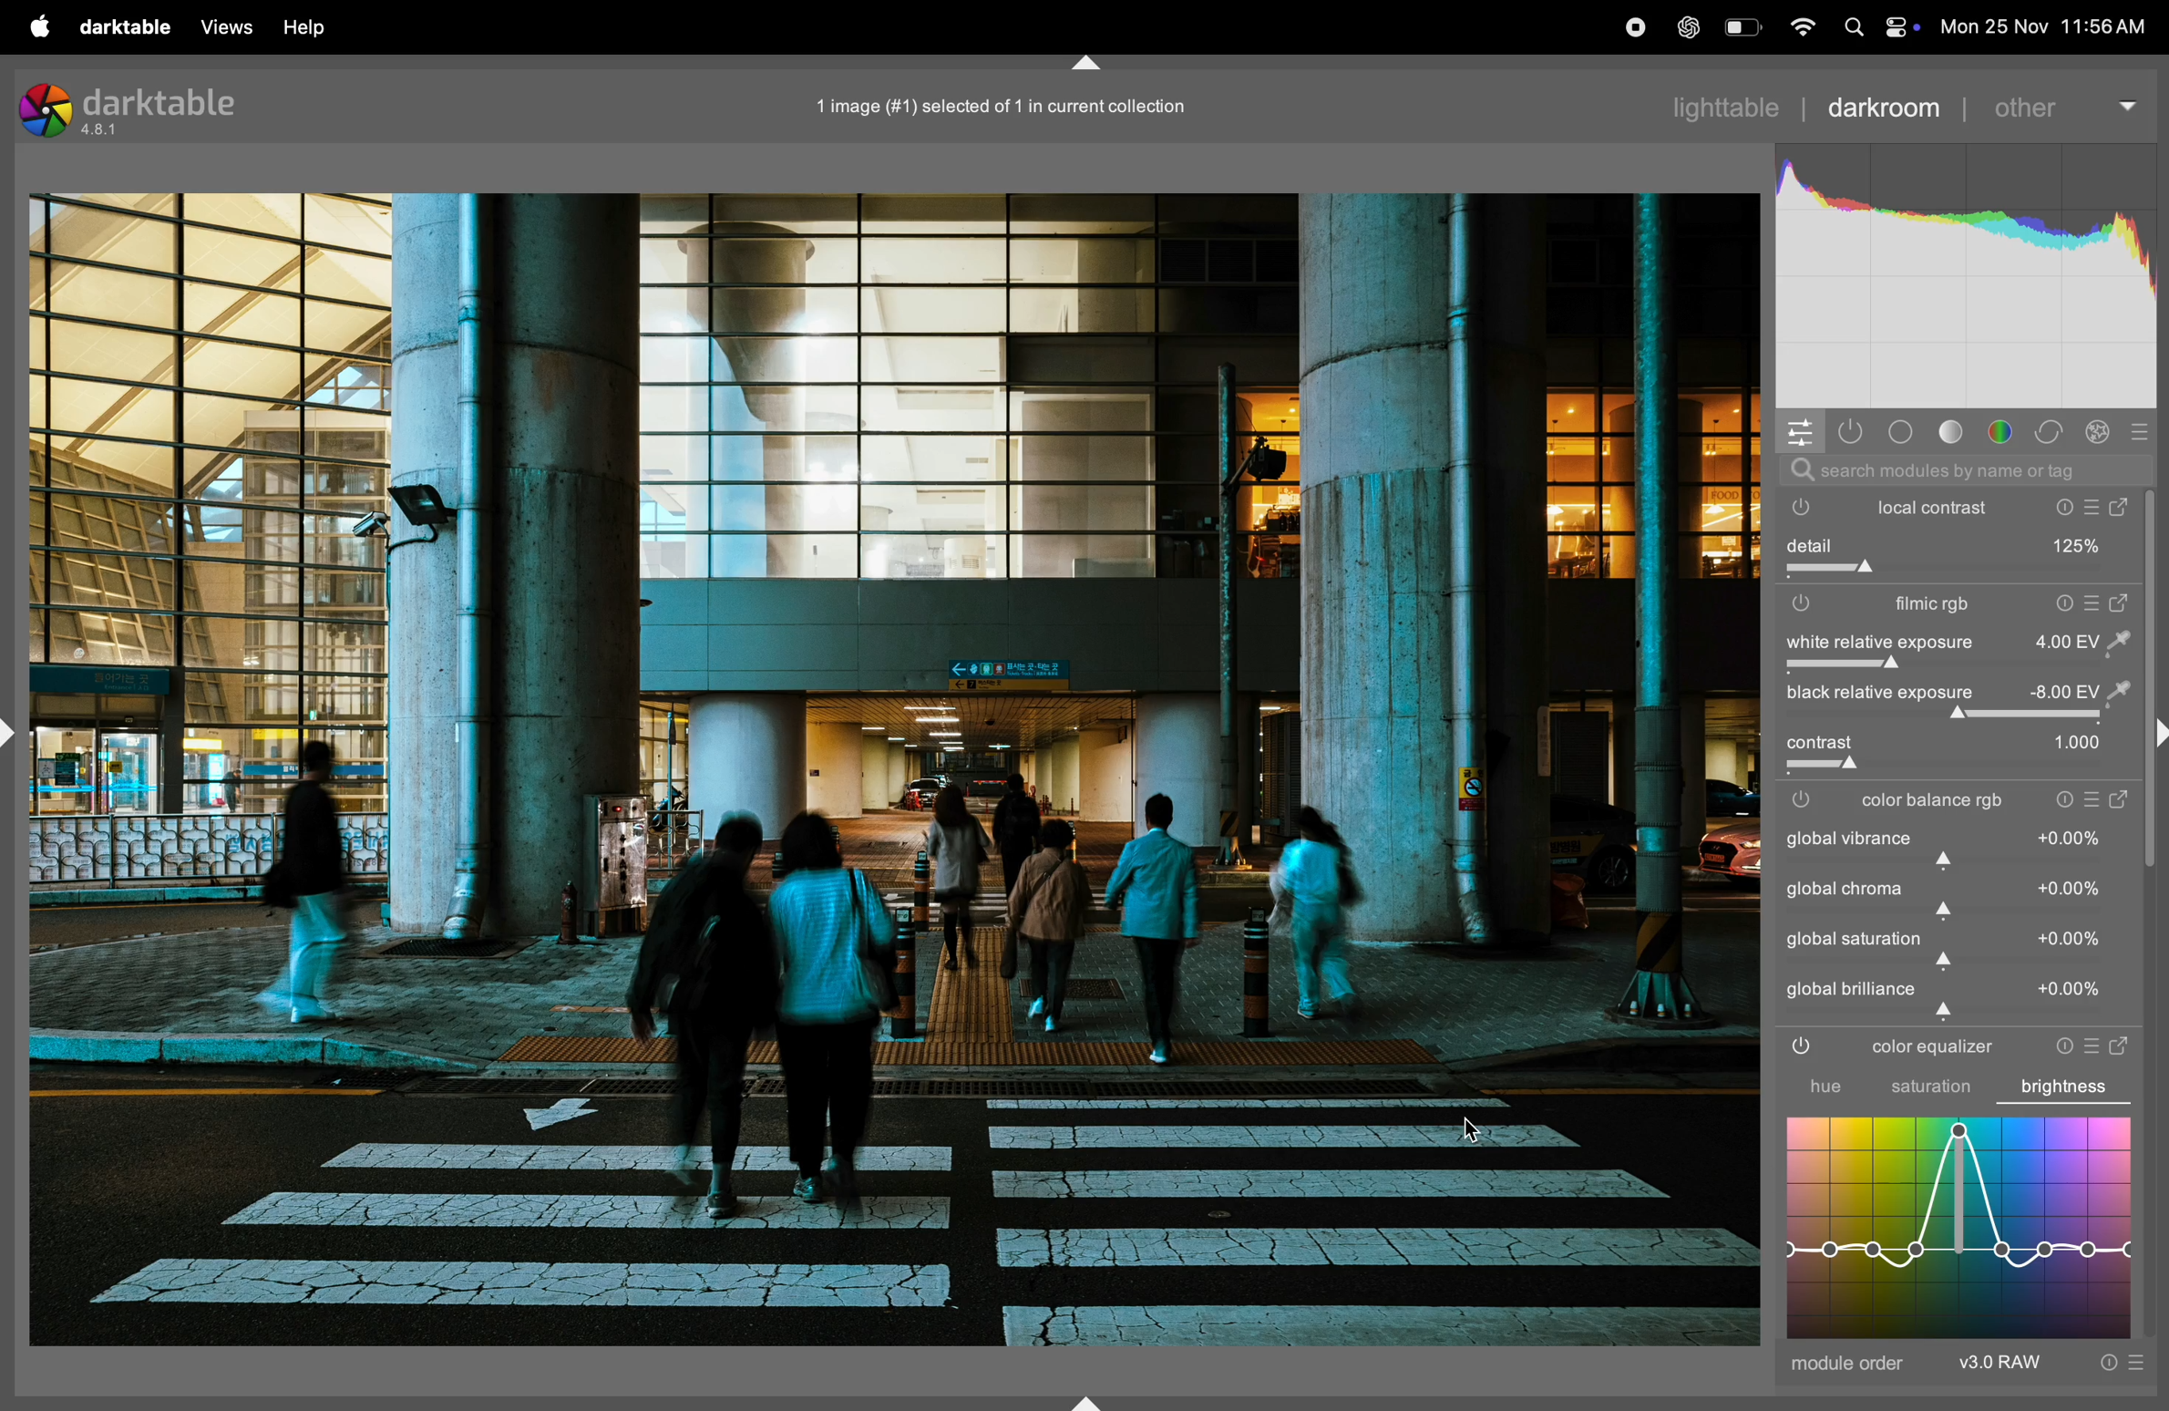 The height and width of the screenshot is (1411, 2169). Describe the element at coordinates (1849, 1367) in the screenshot. I see `module order` at that location.